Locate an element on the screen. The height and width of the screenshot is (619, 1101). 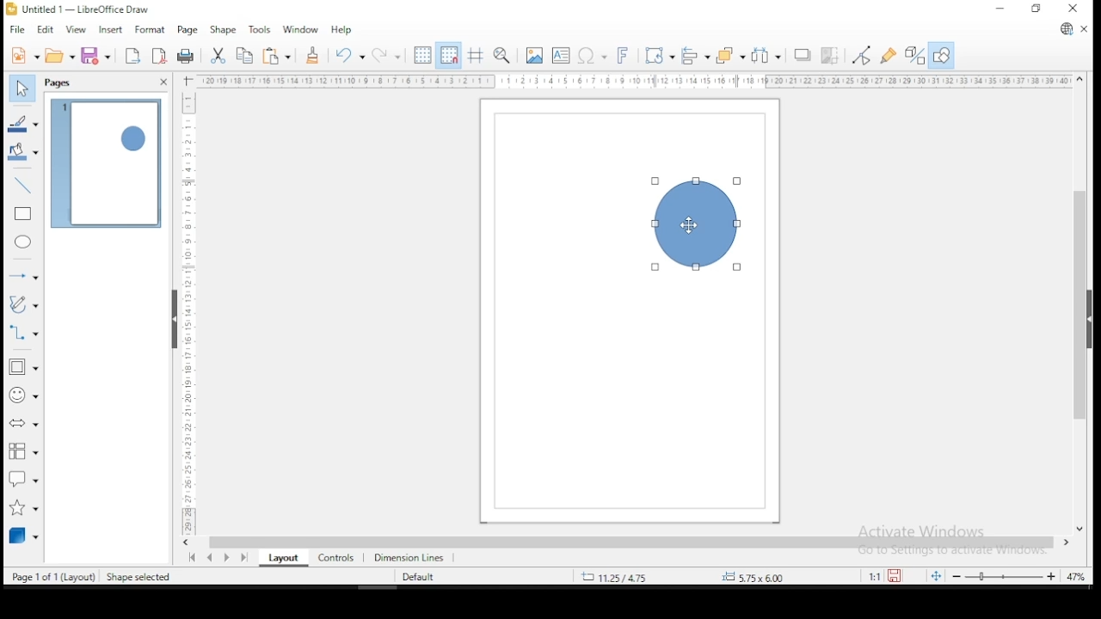
fill color is located at coordinates (24, 151).